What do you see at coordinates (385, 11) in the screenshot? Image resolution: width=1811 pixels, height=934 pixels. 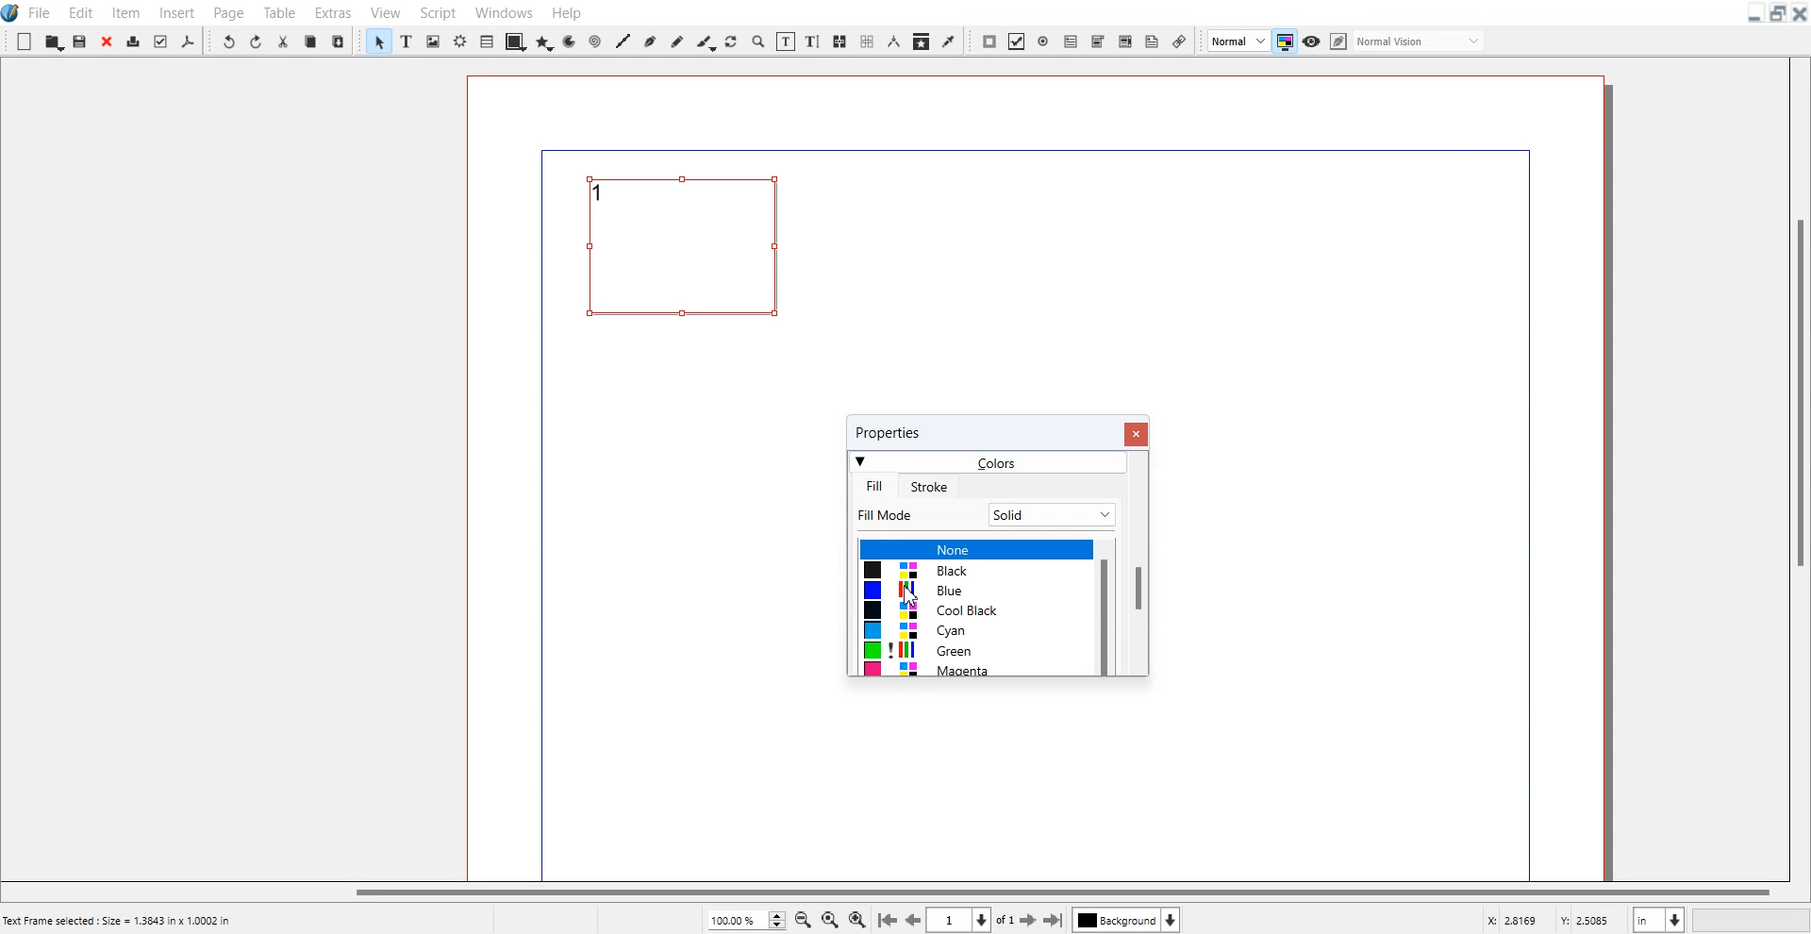 I see `View` at bounding box center [385, 11].